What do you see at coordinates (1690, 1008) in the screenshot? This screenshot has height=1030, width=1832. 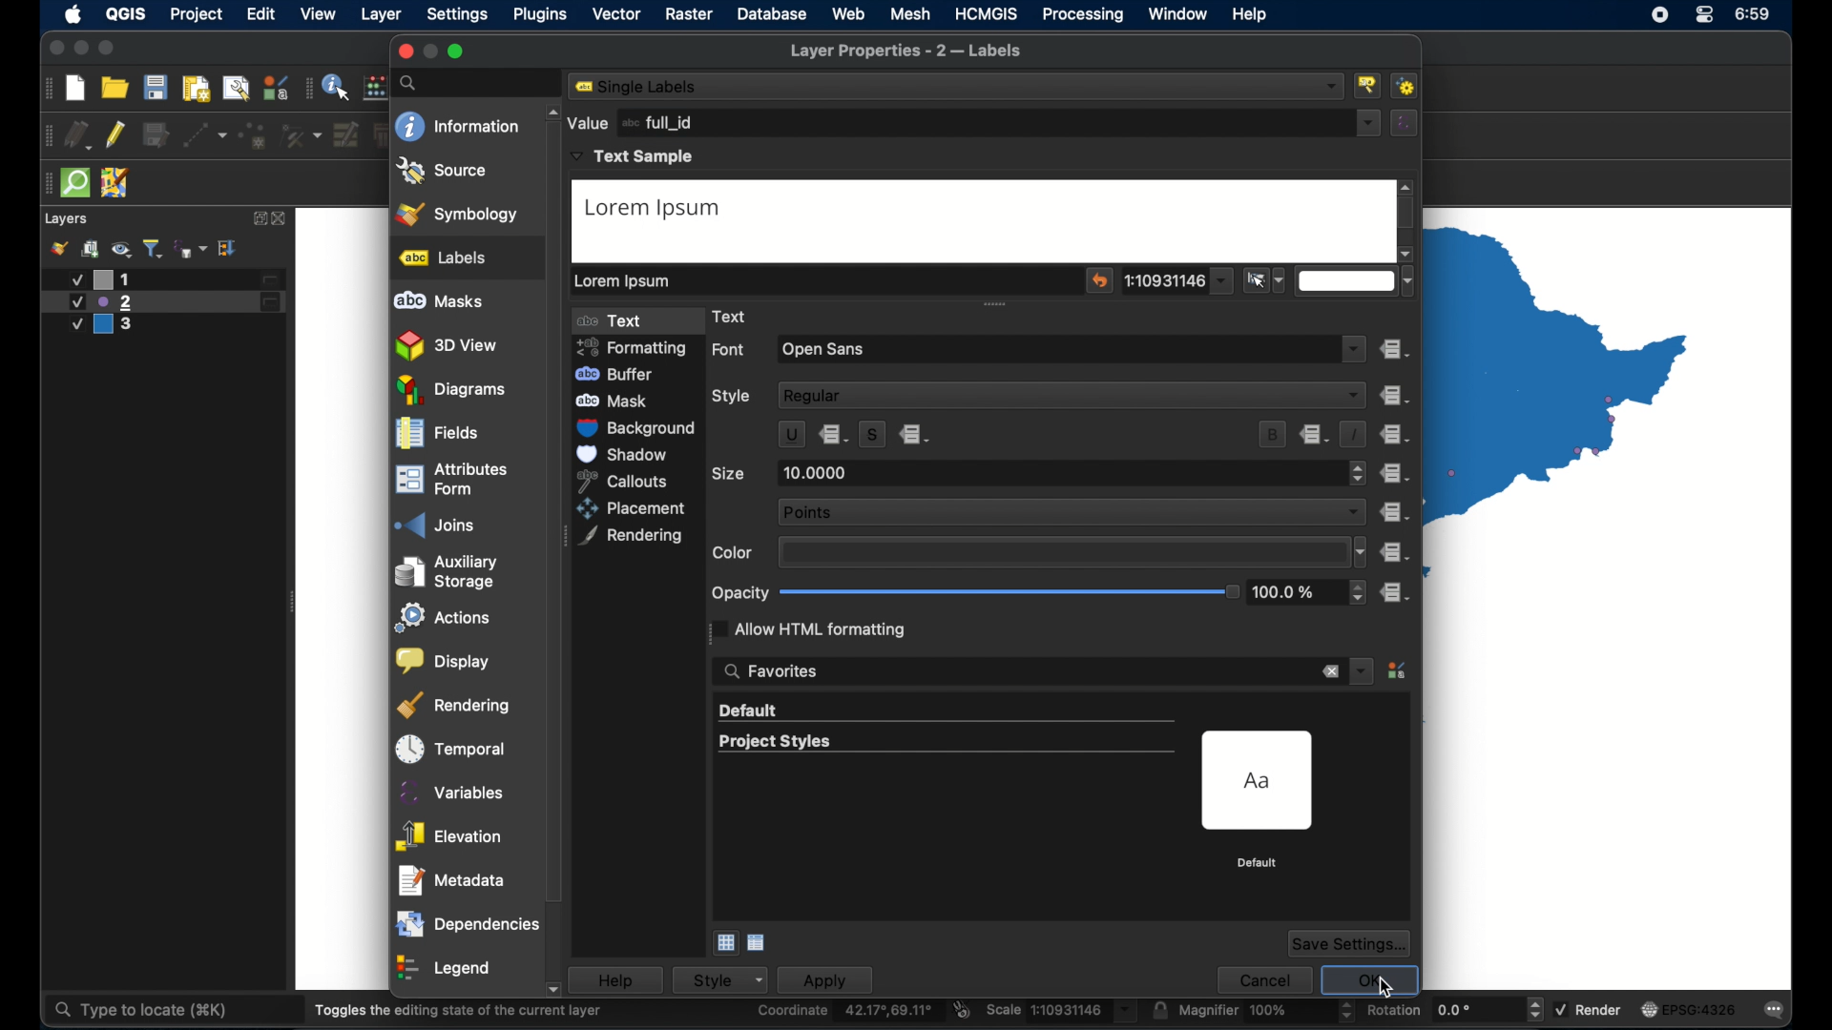 I see `current crs` at bounding box center [1690, 1008].